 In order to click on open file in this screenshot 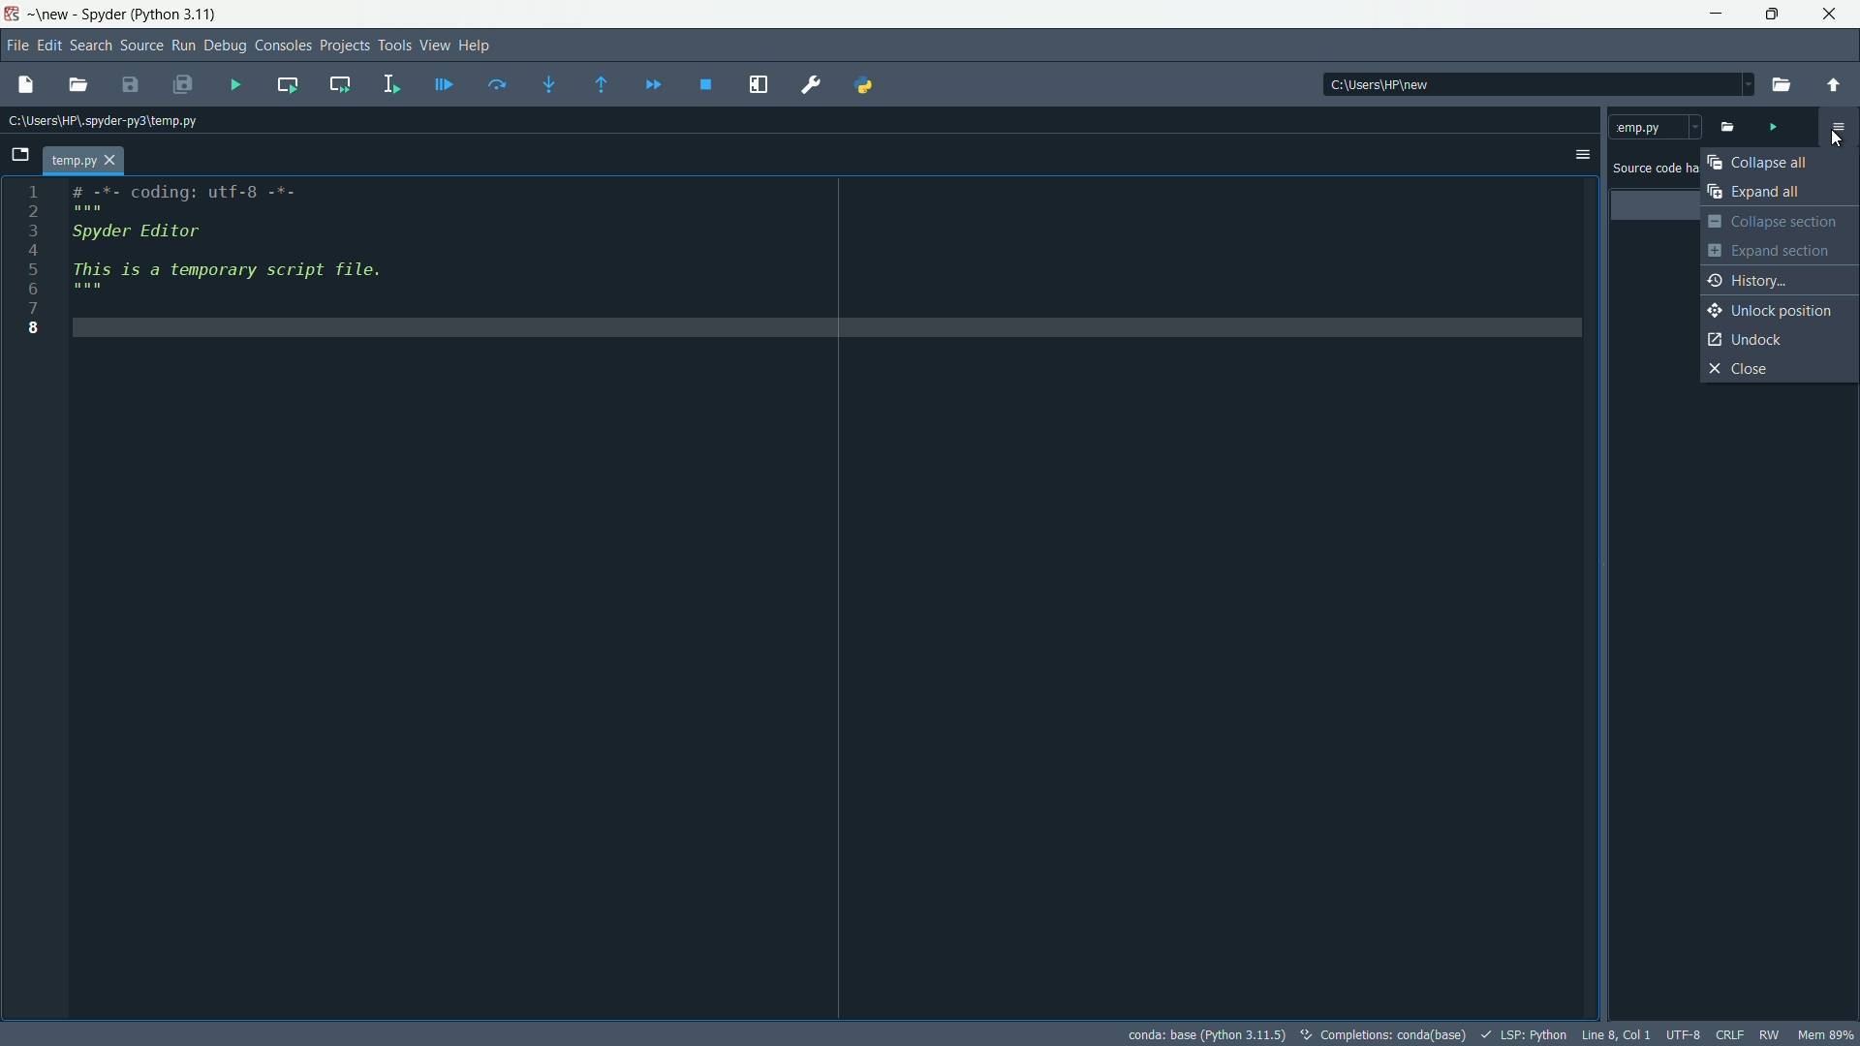, I will do `click(1731, 125)`.